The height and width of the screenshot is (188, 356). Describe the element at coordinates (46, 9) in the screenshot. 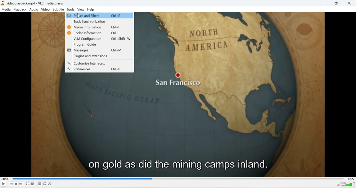

I see `Video` at that location.